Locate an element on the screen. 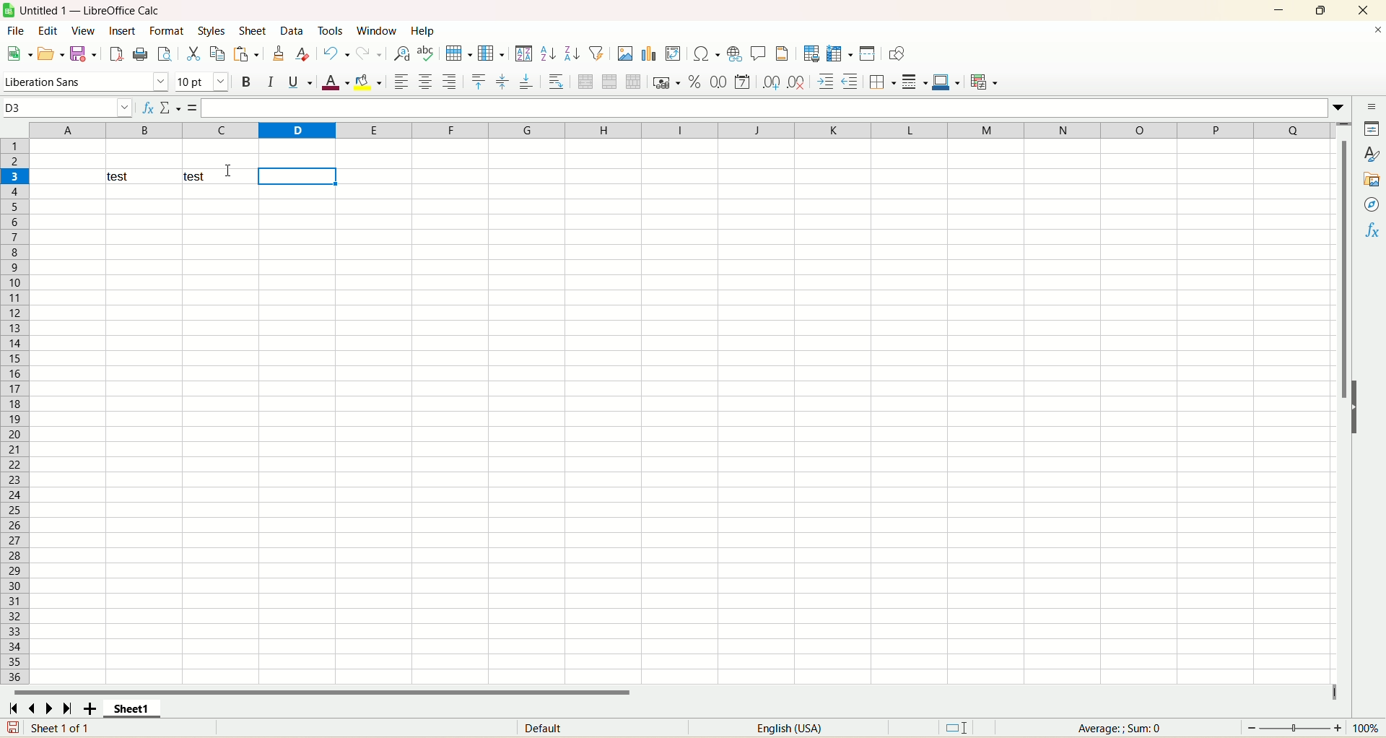 The height and width of the screenshot is (738, 1386). print preview is located at coordinates (164, 53).